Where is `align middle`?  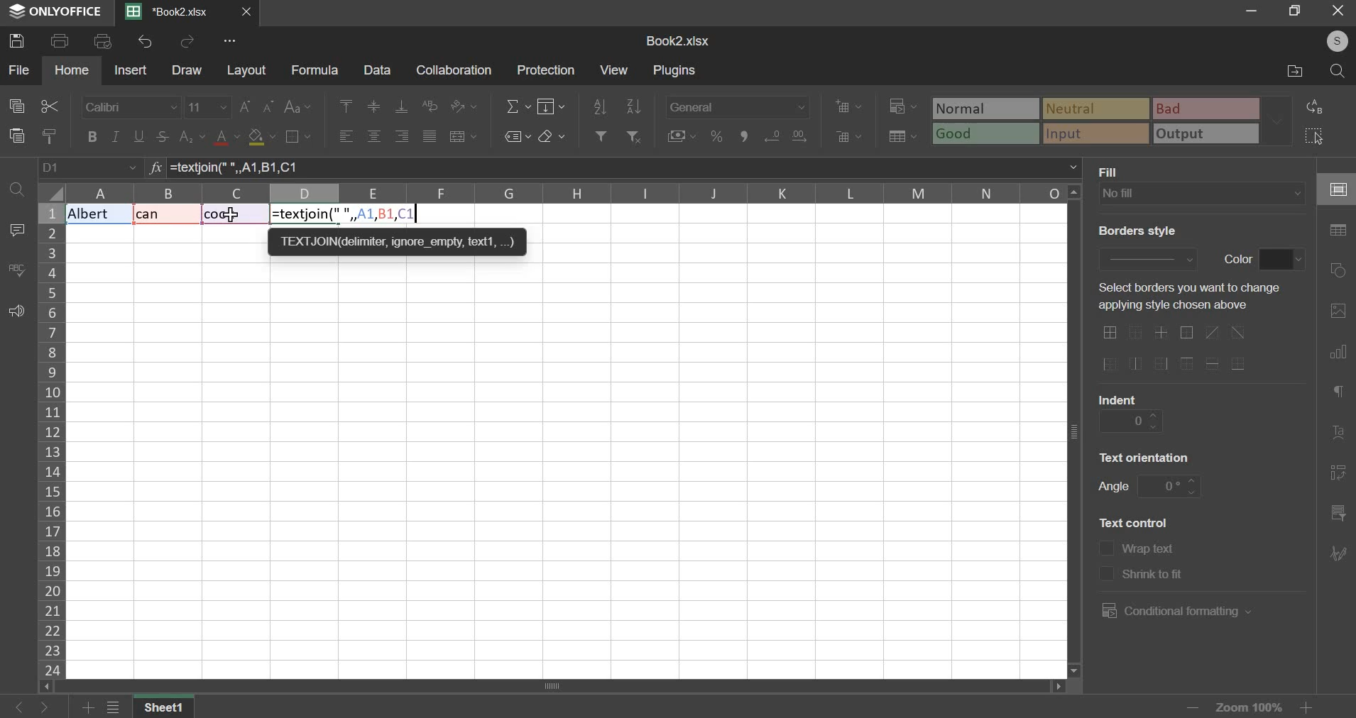
align middle is located at coordinates (376, 106).